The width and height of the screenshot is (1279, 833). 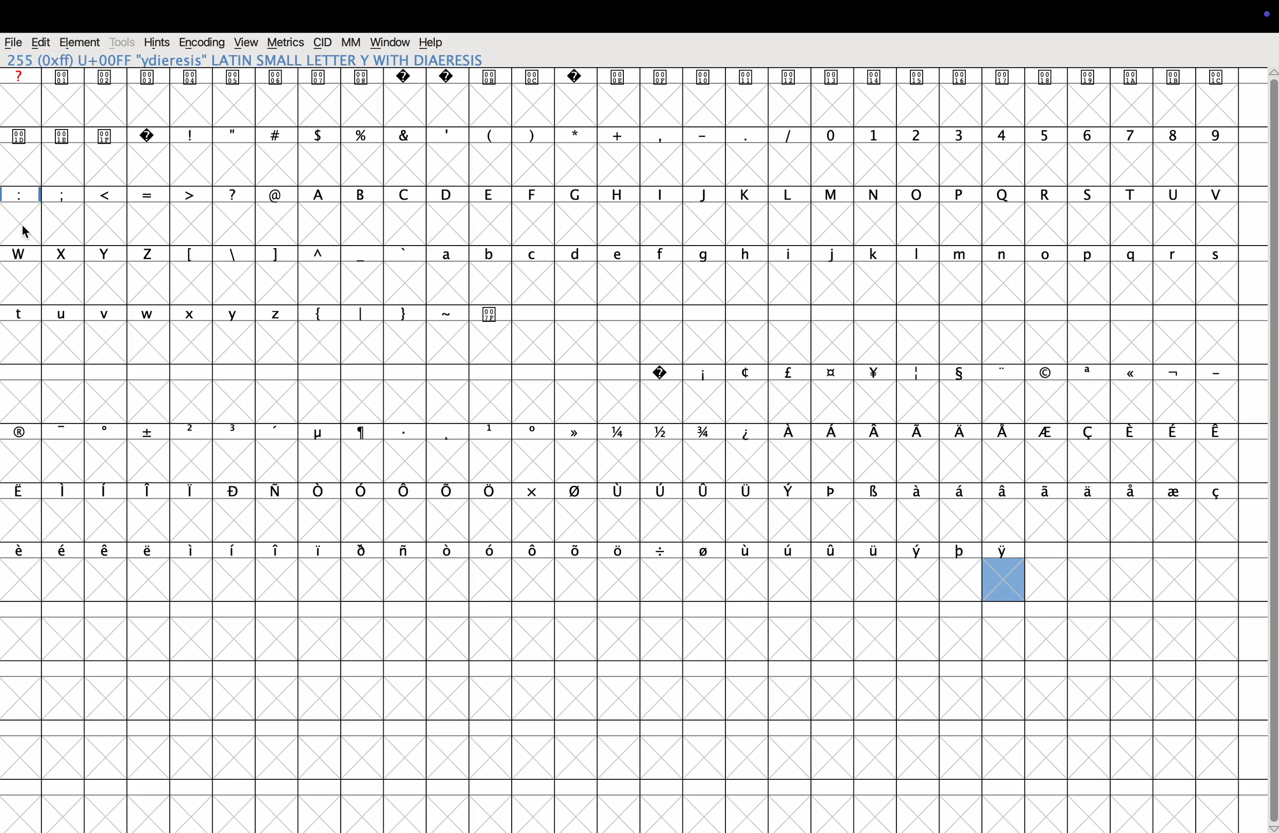 What do you see at coordinates (624, 462) in the screenshot?
I see `greek words` at bounding box center [624, 462].